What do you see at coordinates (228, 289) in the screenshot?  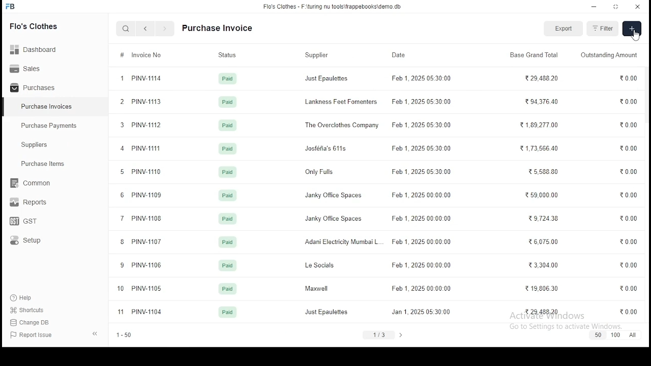 I see `paid` at bounding box center [228, 289].